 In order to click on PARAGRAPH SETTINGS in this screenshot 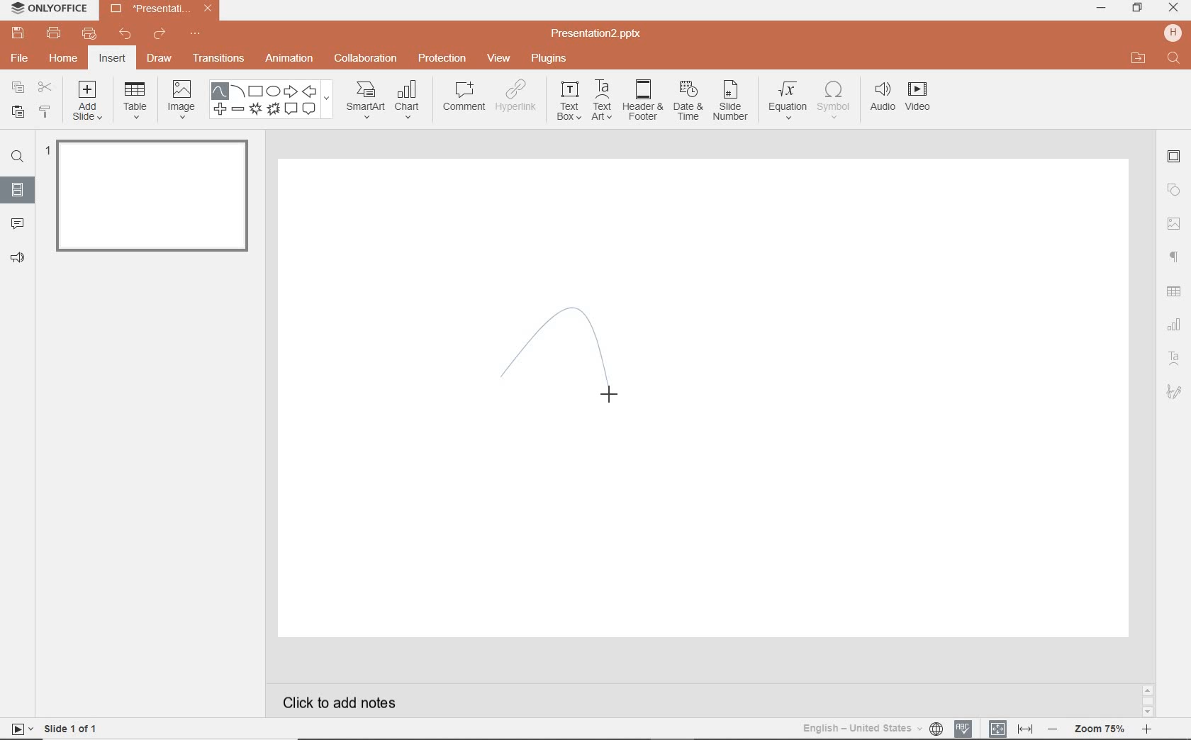, I will do `click(1173, 256)`.